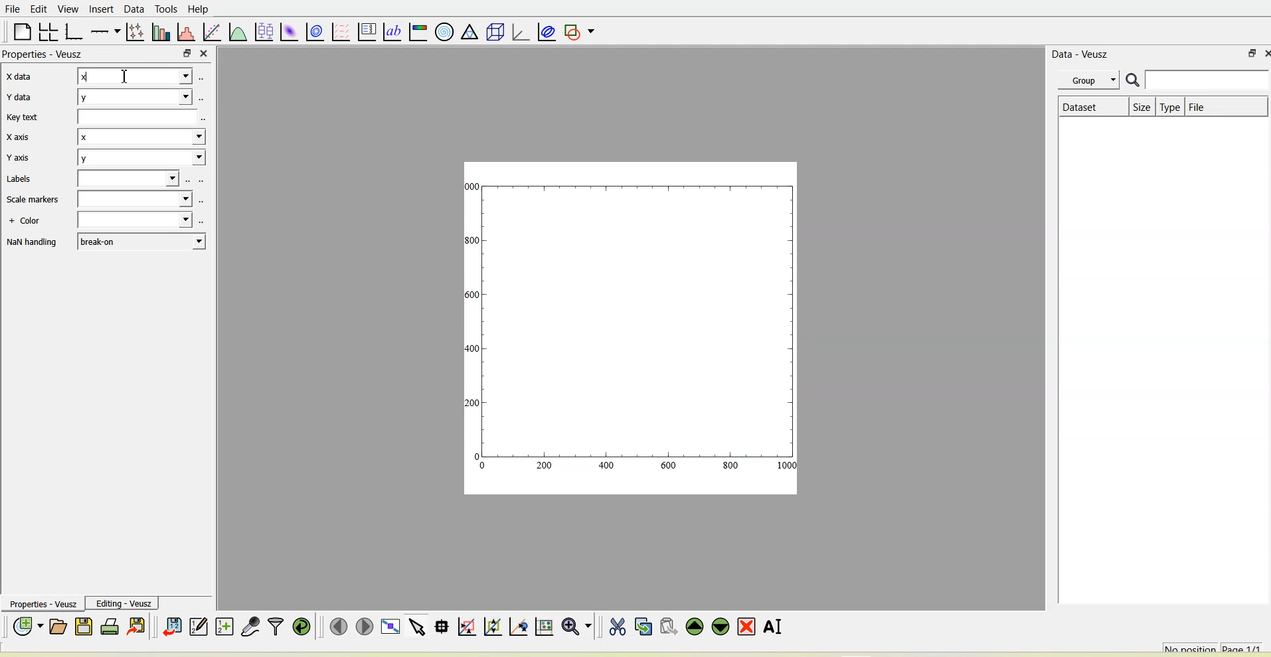  What do you see at coordinates (544, 467) in the screenshot?
I see `200` at bounding box center [544, 467].